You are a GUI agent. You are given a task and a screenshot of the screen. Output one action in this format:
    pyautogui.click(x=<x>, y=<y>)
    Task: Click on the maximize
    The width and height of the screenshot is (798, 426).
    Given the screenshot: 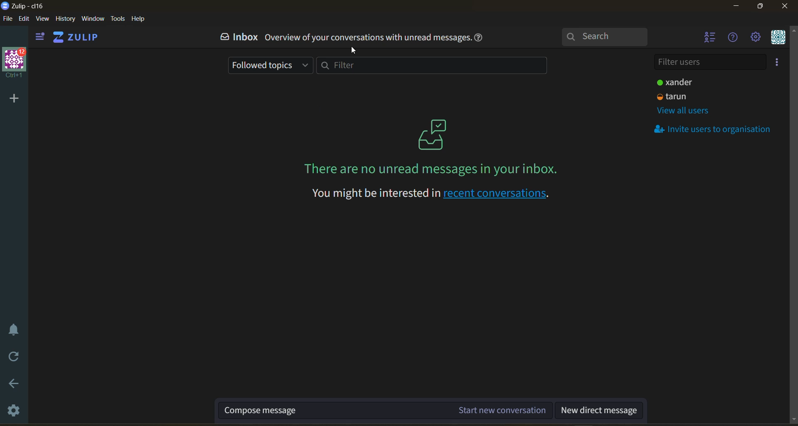 What is the action you would take?
    pyautogui.click(x=759, y=7)
    